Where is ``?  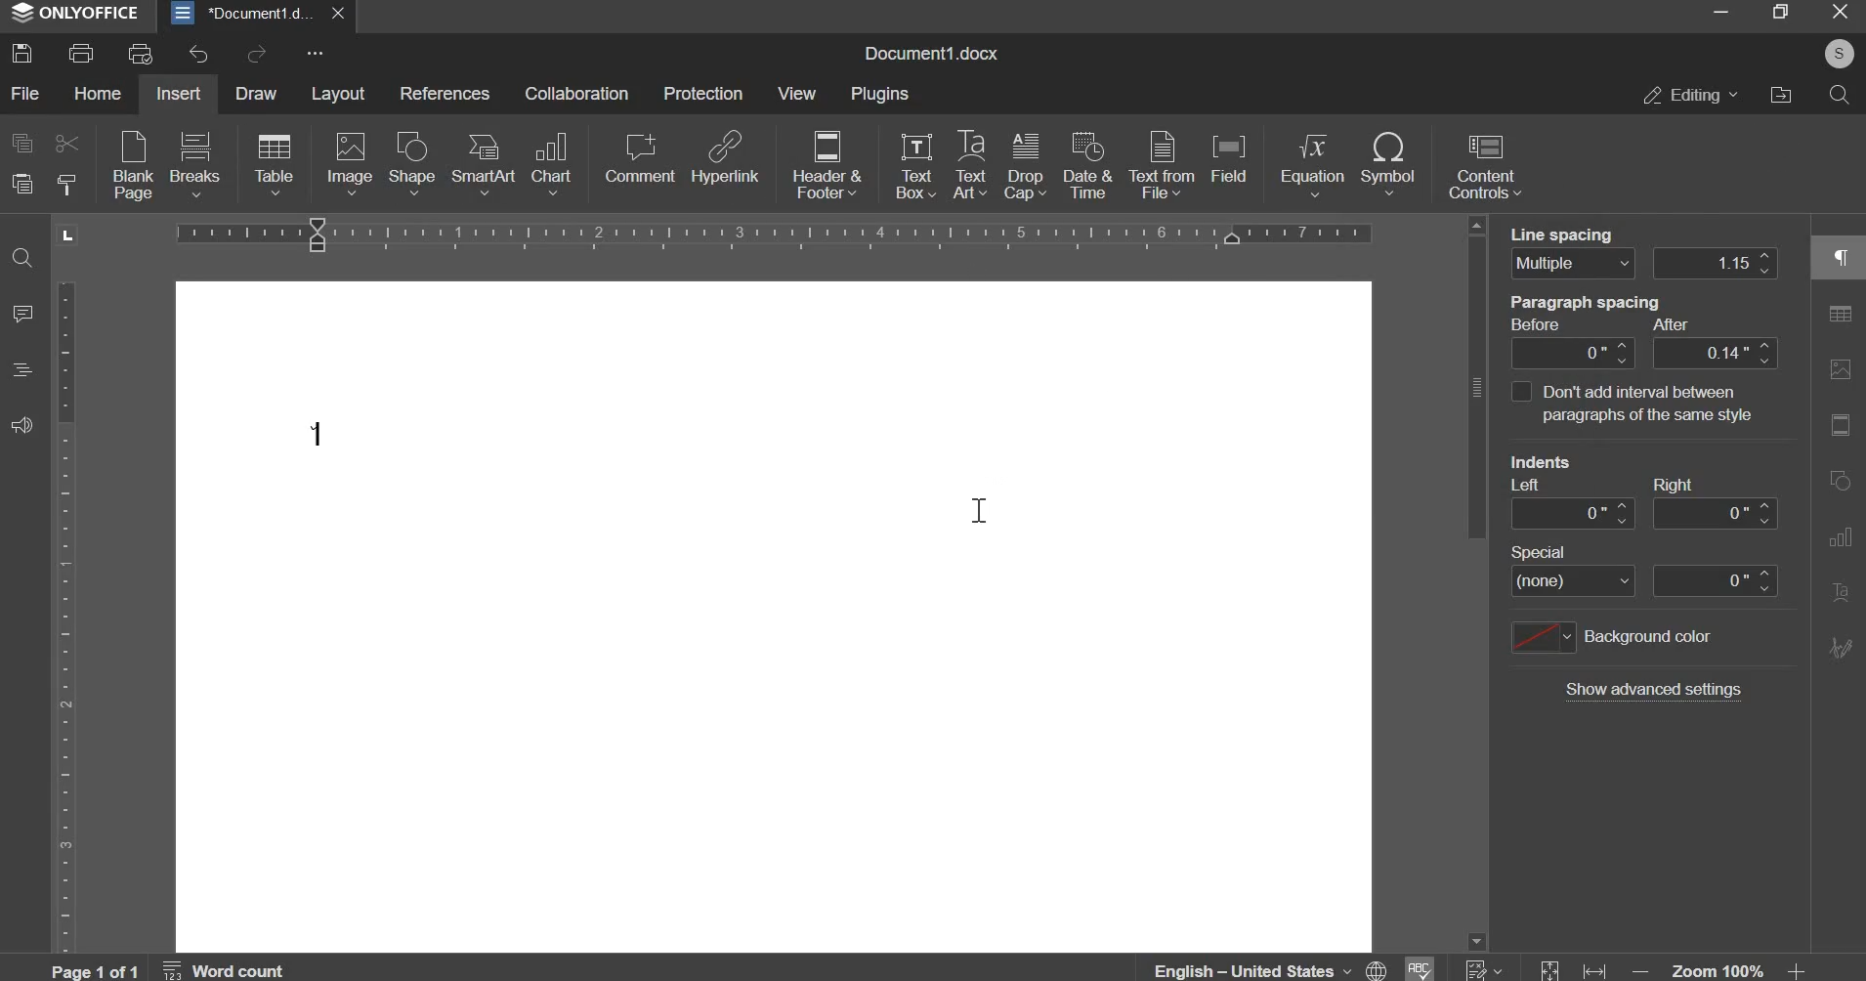  is located at coordinates (1583, 551).